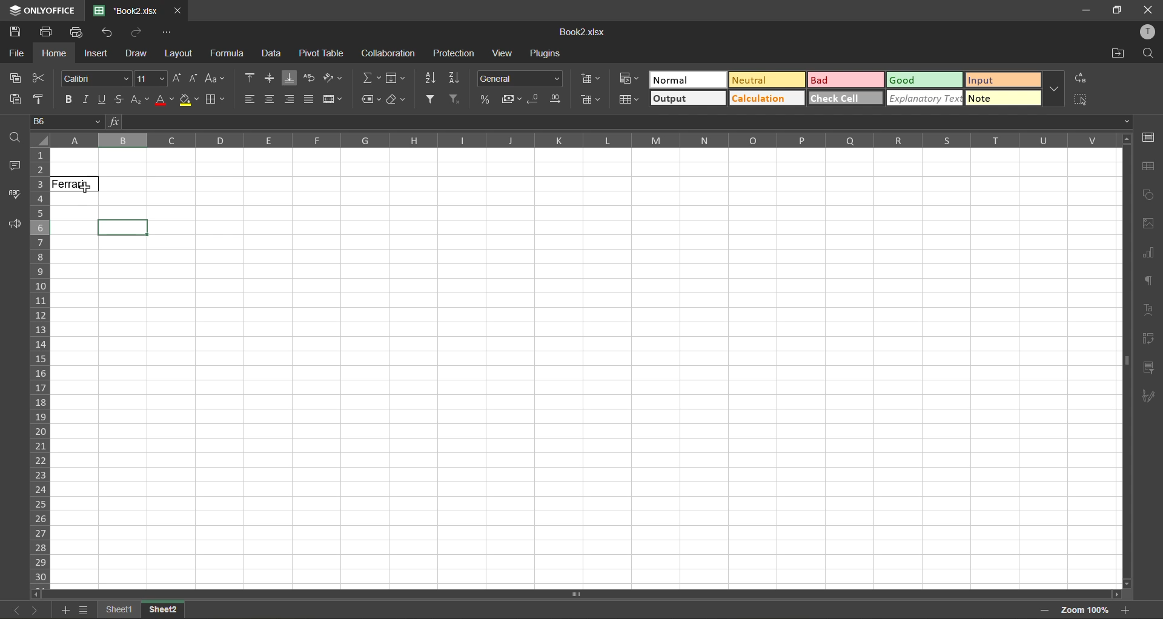  What do you see at coordinates (40, 100) in the screenshot?
I see `copy style` at bounding box center [40, 100].